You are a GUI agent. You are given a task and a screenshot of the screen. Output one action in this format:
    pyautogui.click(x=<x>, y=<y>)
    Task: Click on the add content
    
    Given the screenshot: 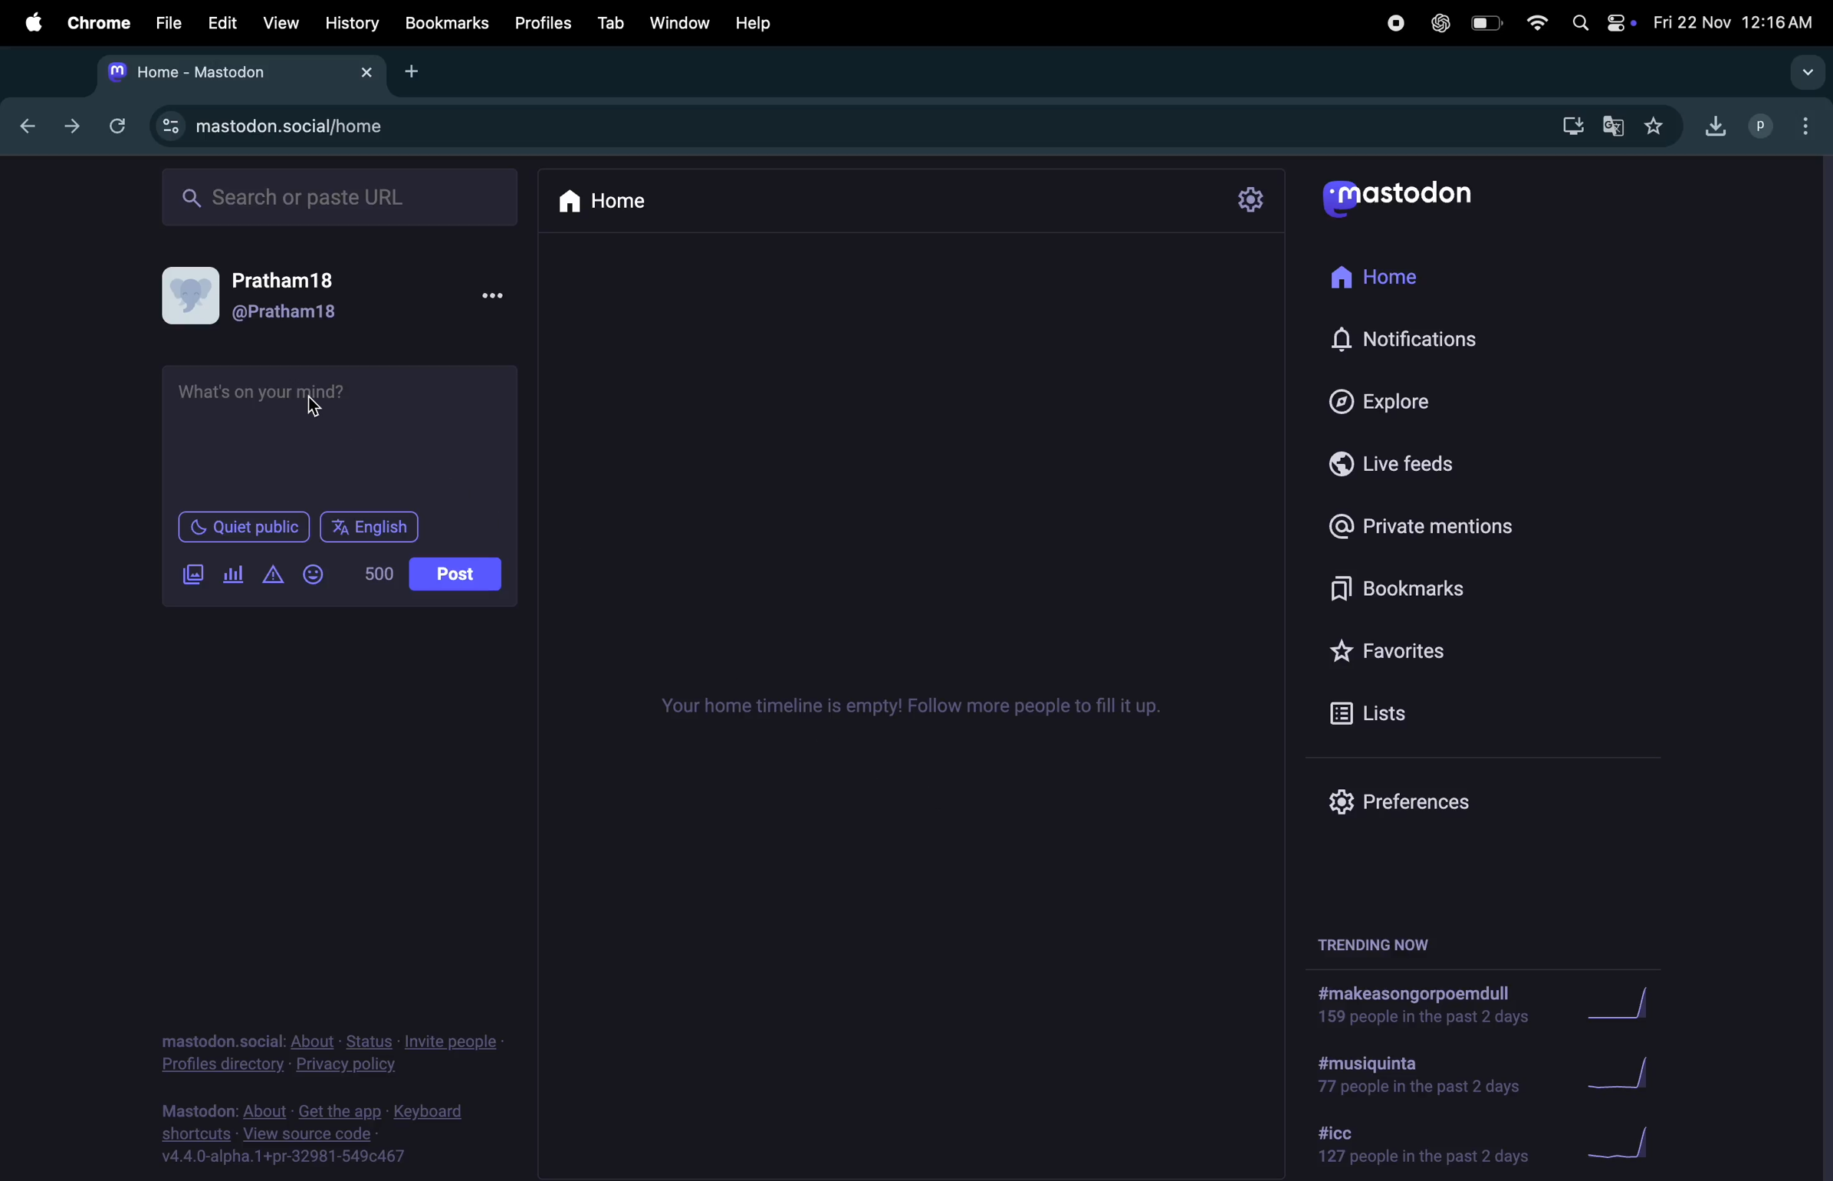 What is the action you would take?
    pyautogui.click(x=268, y=574)
    